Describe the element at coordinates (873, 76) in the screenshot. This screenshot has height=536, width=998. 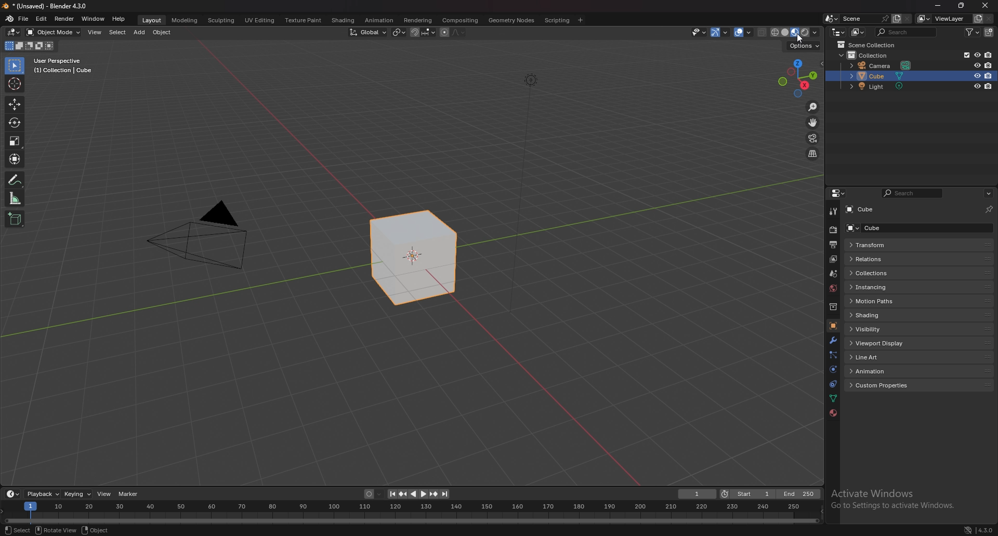
I see `cube` at that location.